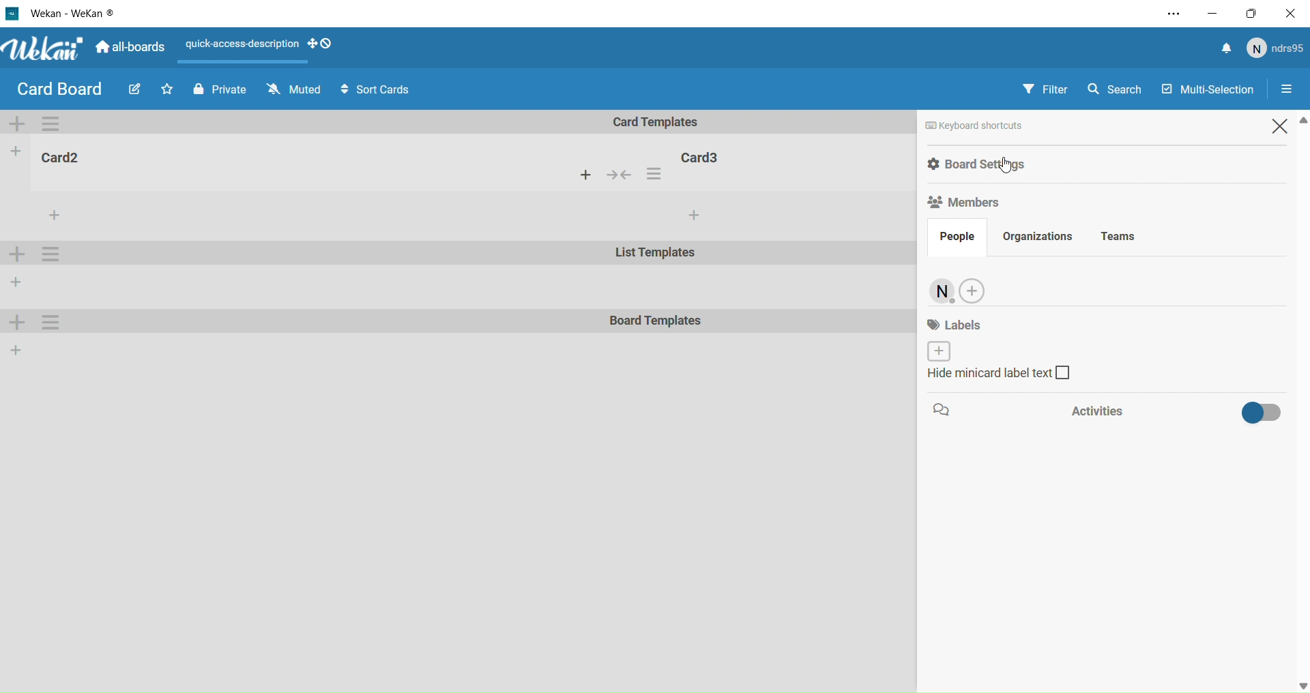 The height and width of the screenshot is (693, 1310). Describe the element at coordinates (1046, 234) in the screenshot. I see `Organizations` at that location.